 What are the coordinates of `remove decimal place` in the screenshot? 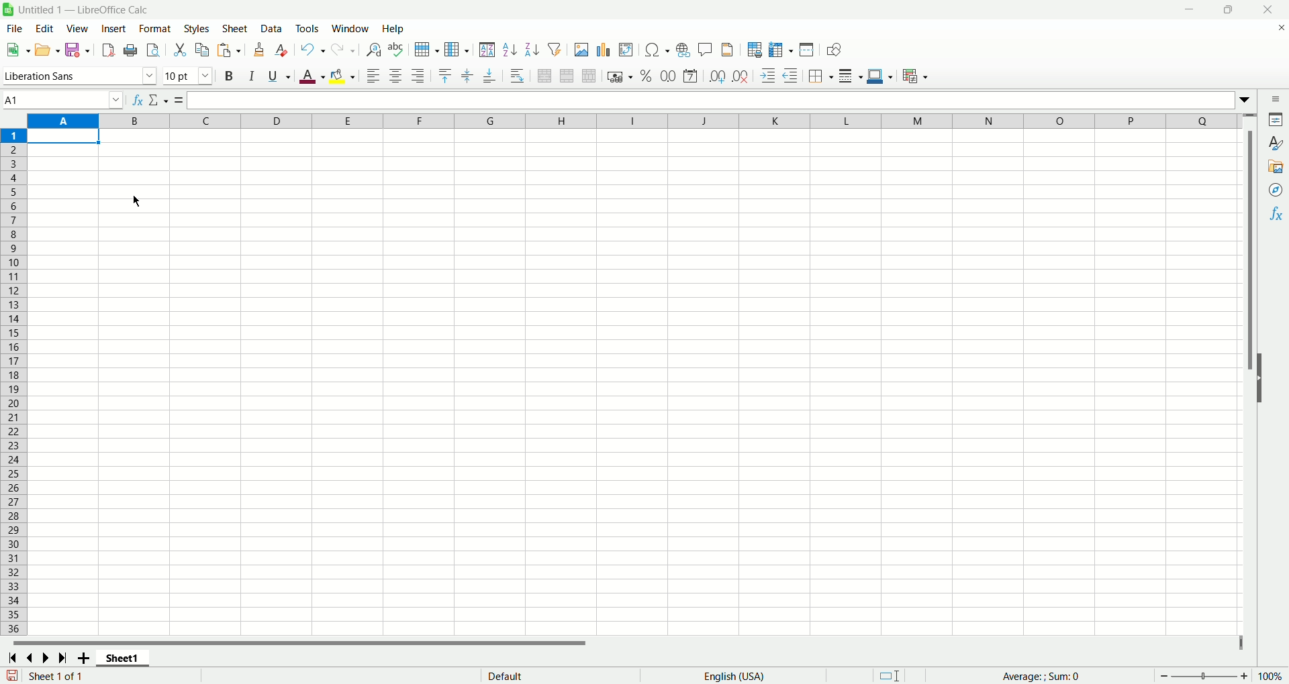 It's located at (741, 76).